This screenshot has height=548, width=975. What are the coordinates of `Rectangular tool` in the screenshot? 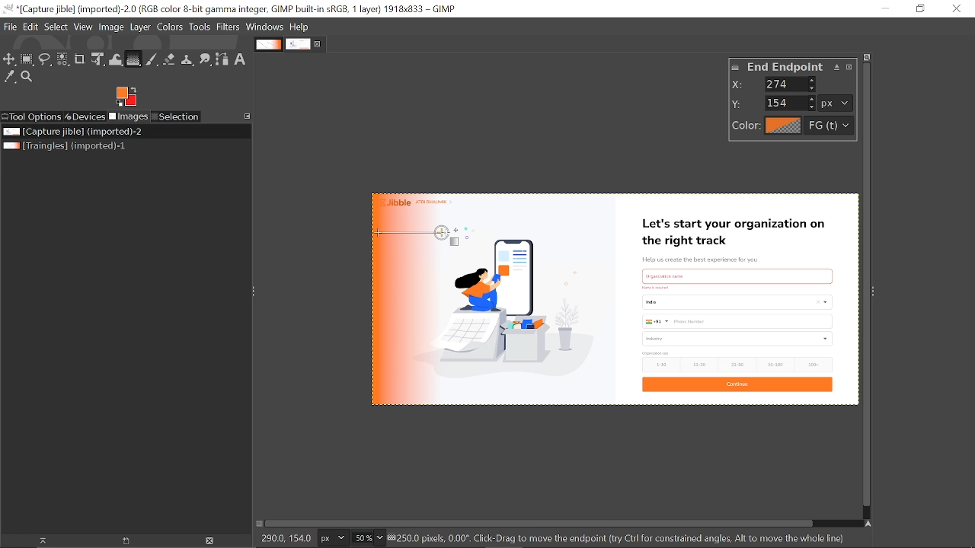 It's located at (28, 61).